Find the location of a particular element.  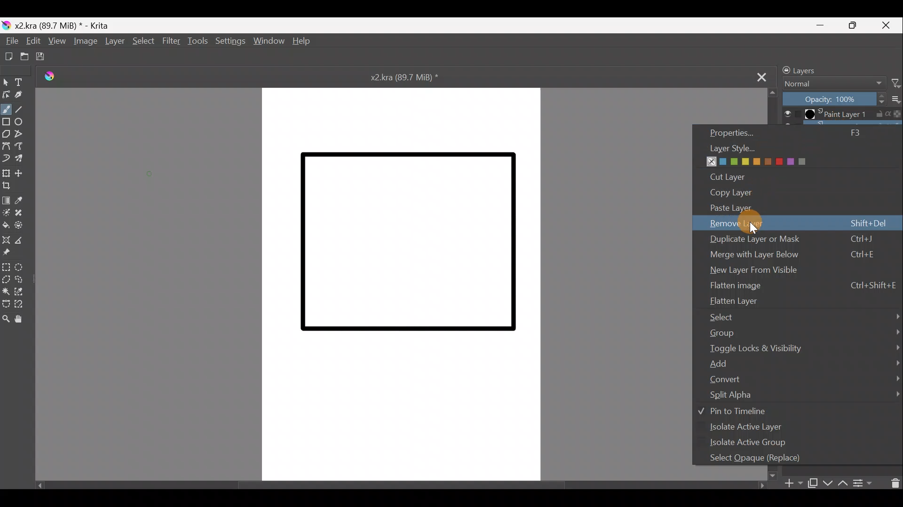

Duplicate layer/mask is located at coordinates (813, 484).